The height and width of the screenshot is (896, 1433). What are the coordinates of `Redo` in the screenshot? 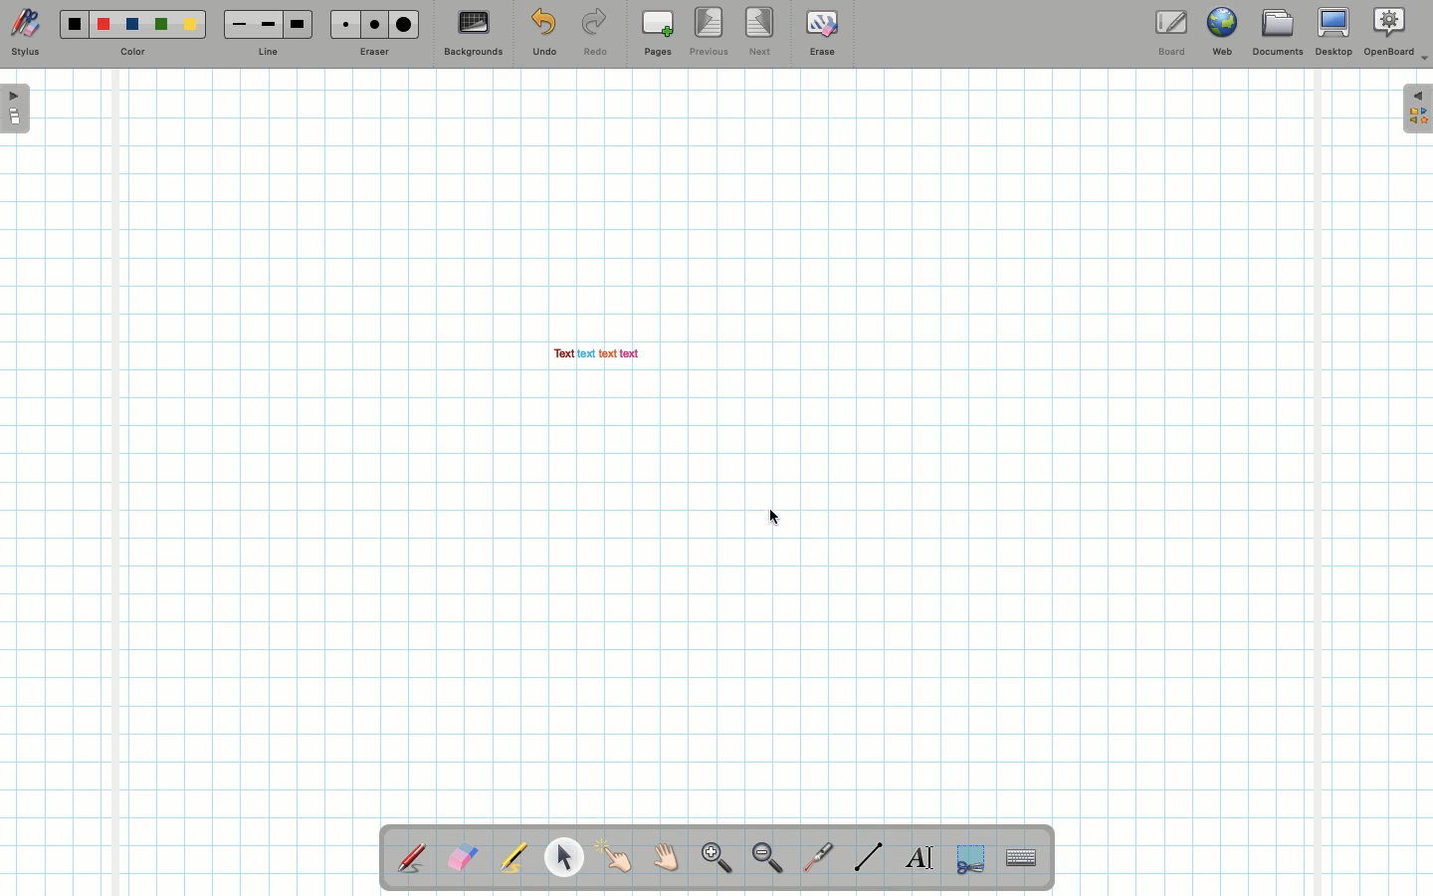 It's located at (595, 36).